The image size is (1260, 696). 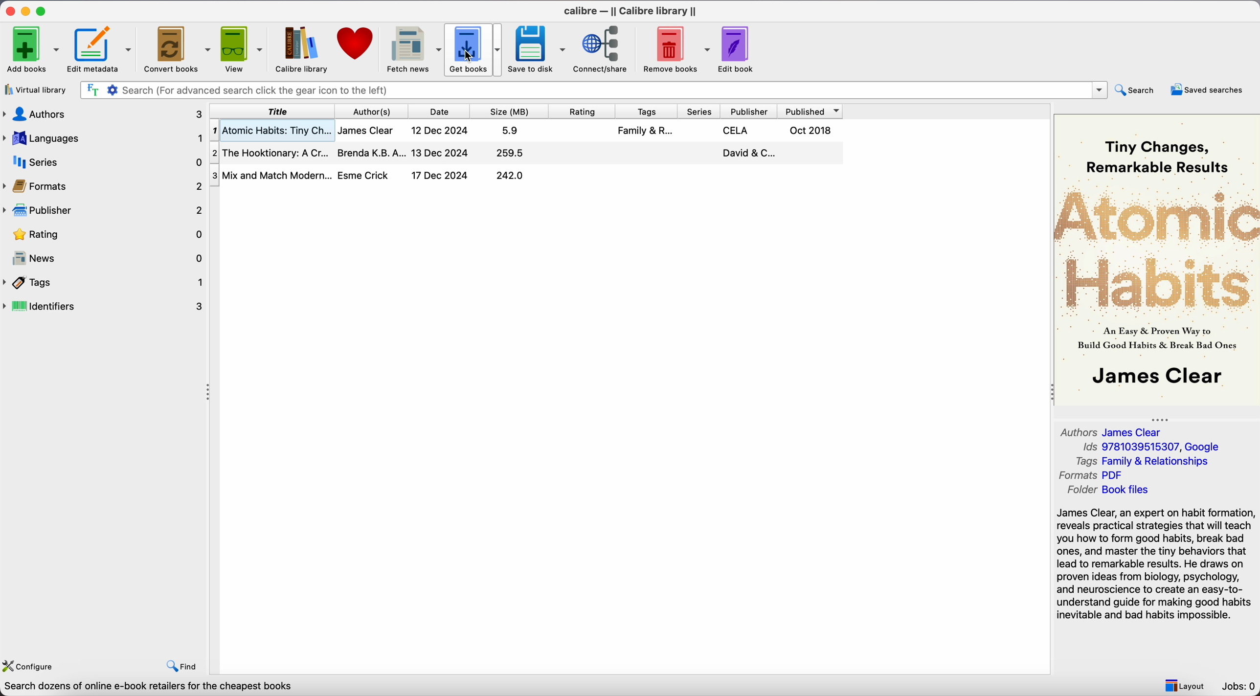 I want to click on authors, so click(x=376, y=112).